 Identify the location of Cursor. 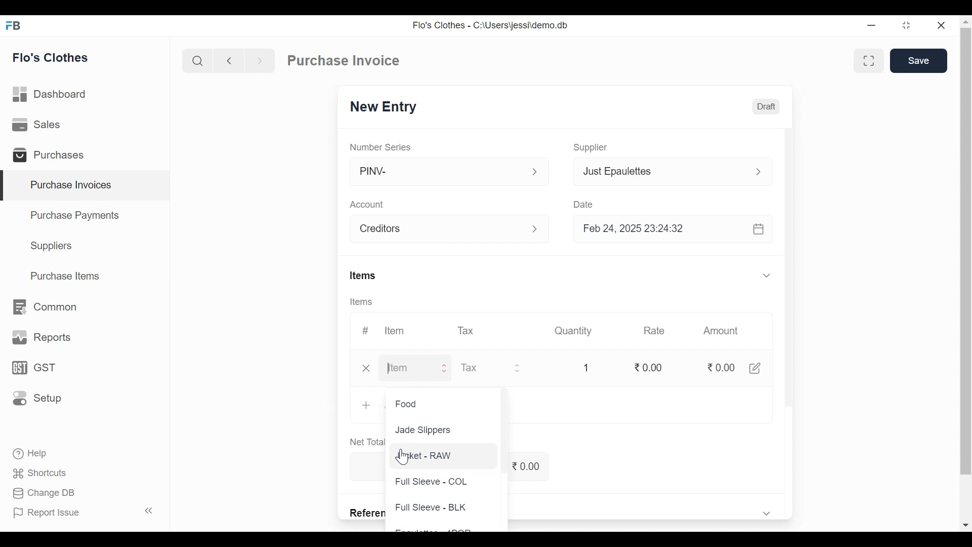
(405, 459).